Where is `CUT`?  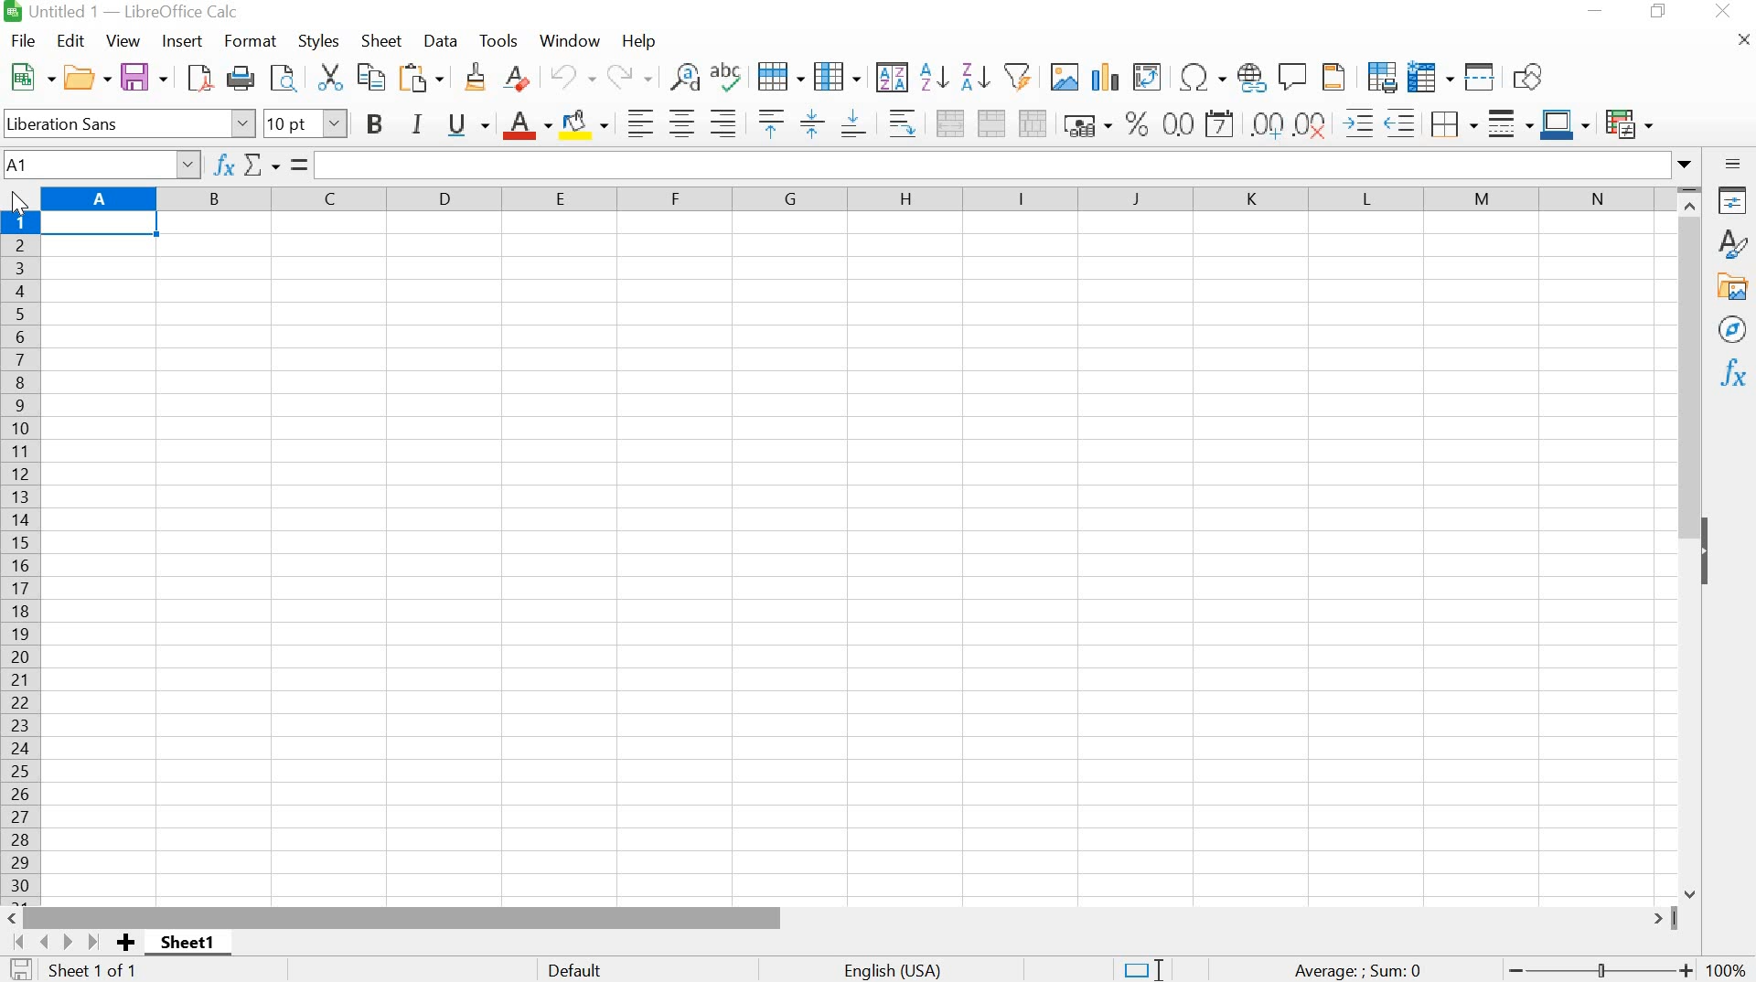
CUT is located at coordinates (333, 77).